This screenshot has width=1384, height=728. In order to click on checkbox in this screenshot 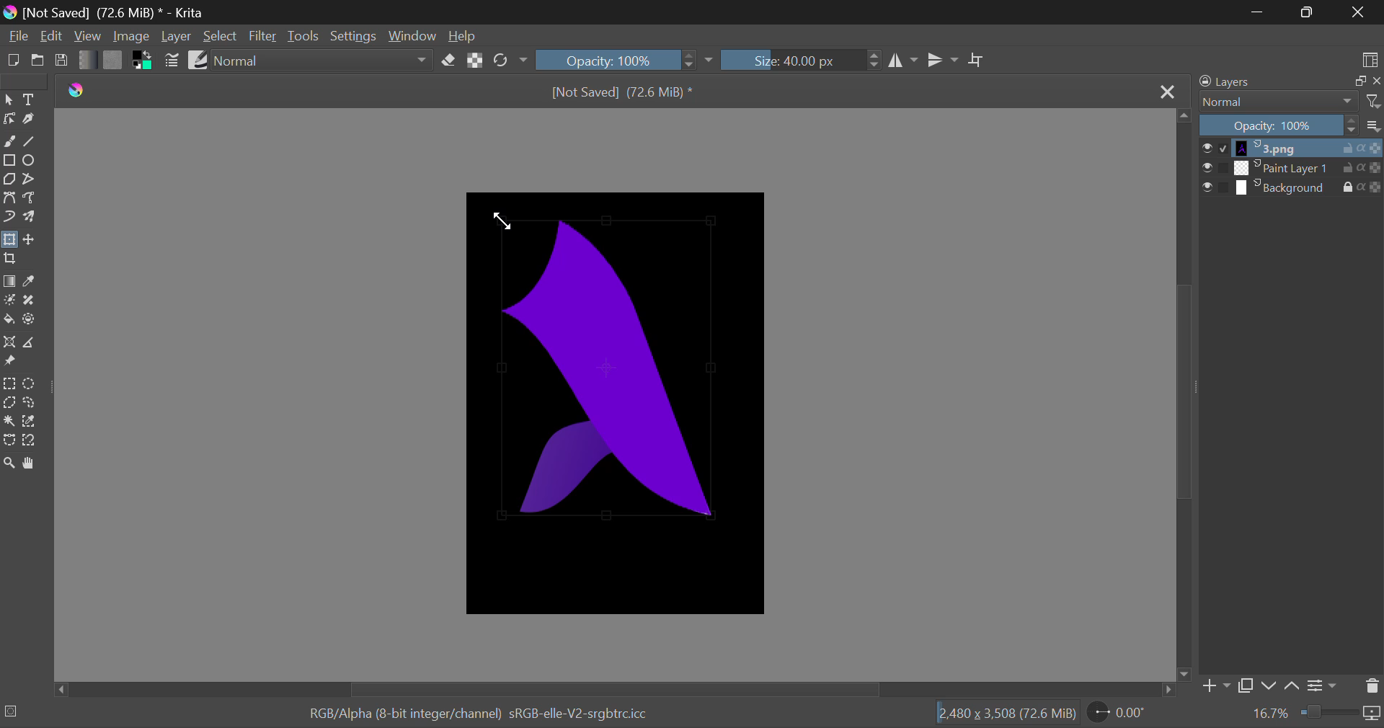, I will do `click(1215, 148)`.